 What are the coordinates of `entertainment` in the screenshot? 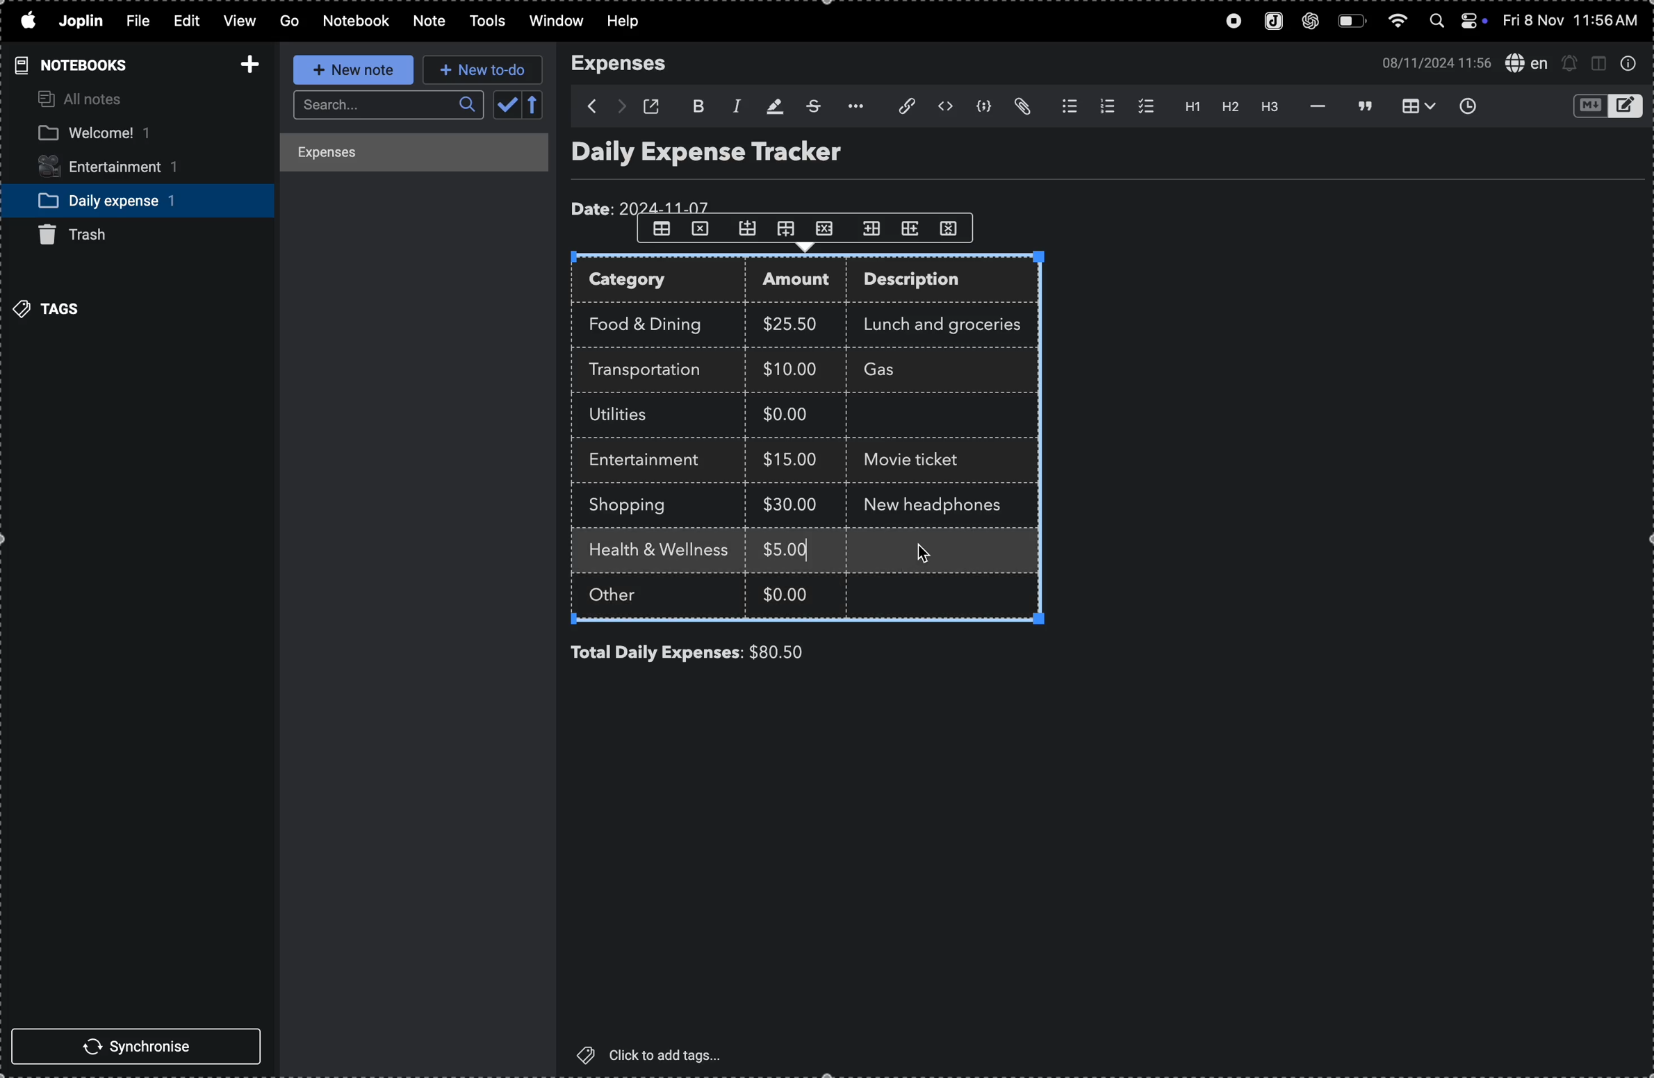 It's located at (122, 168).